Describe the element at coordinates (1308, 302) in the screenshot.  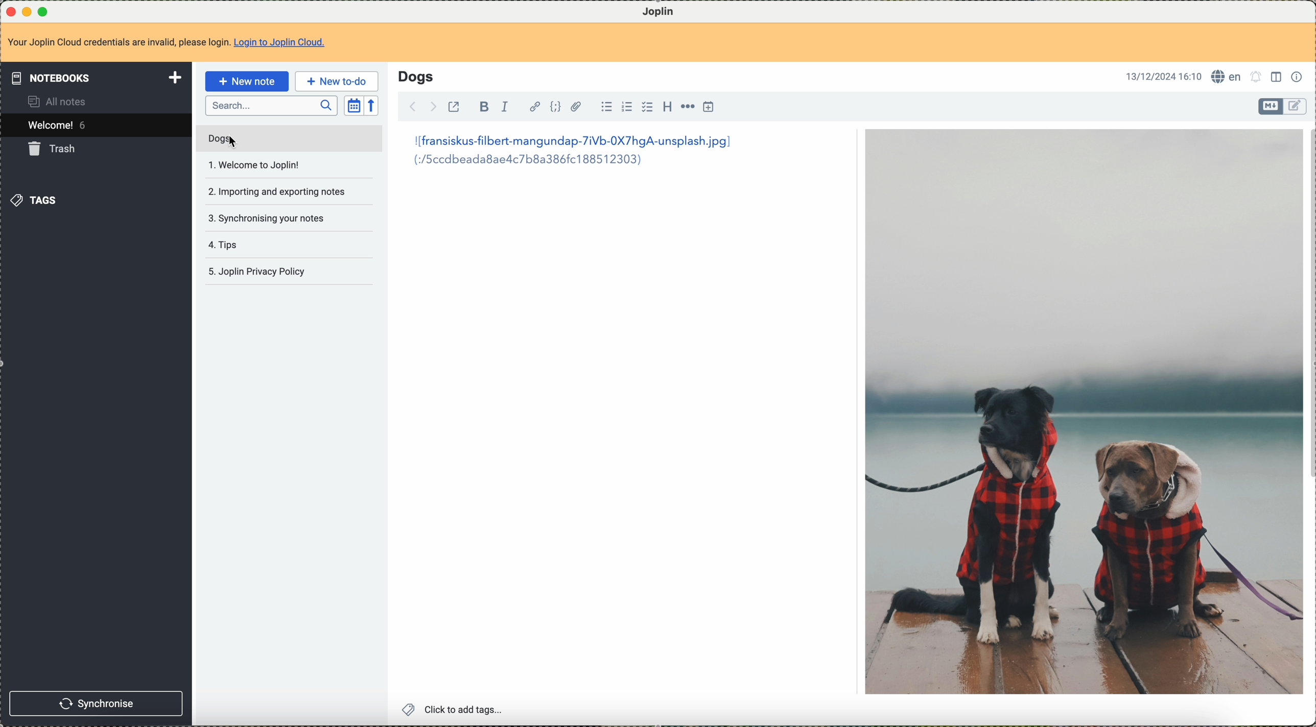
I see `scroll bar` at that location.